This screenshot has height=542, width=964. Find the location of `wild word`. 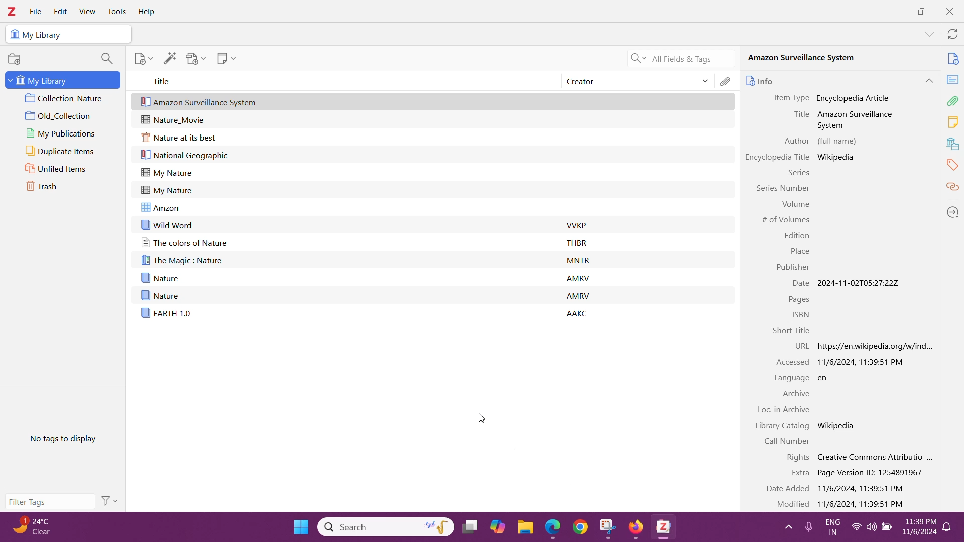

wild word is located at coordinates (170, 224).